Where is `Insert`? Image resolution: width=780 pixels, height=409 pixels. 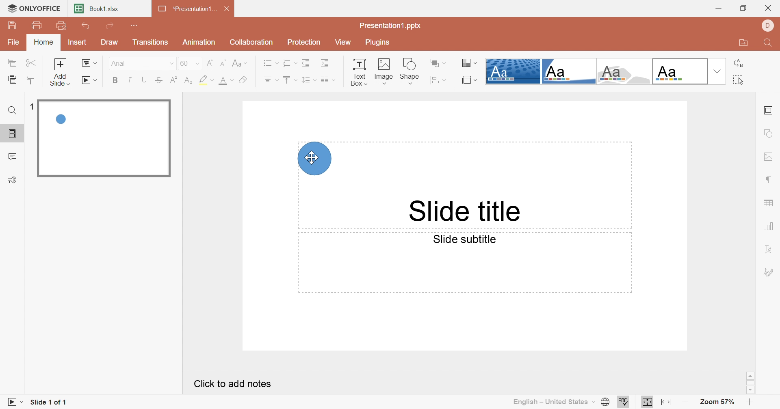
Insert is located at coordinates (77, 41).